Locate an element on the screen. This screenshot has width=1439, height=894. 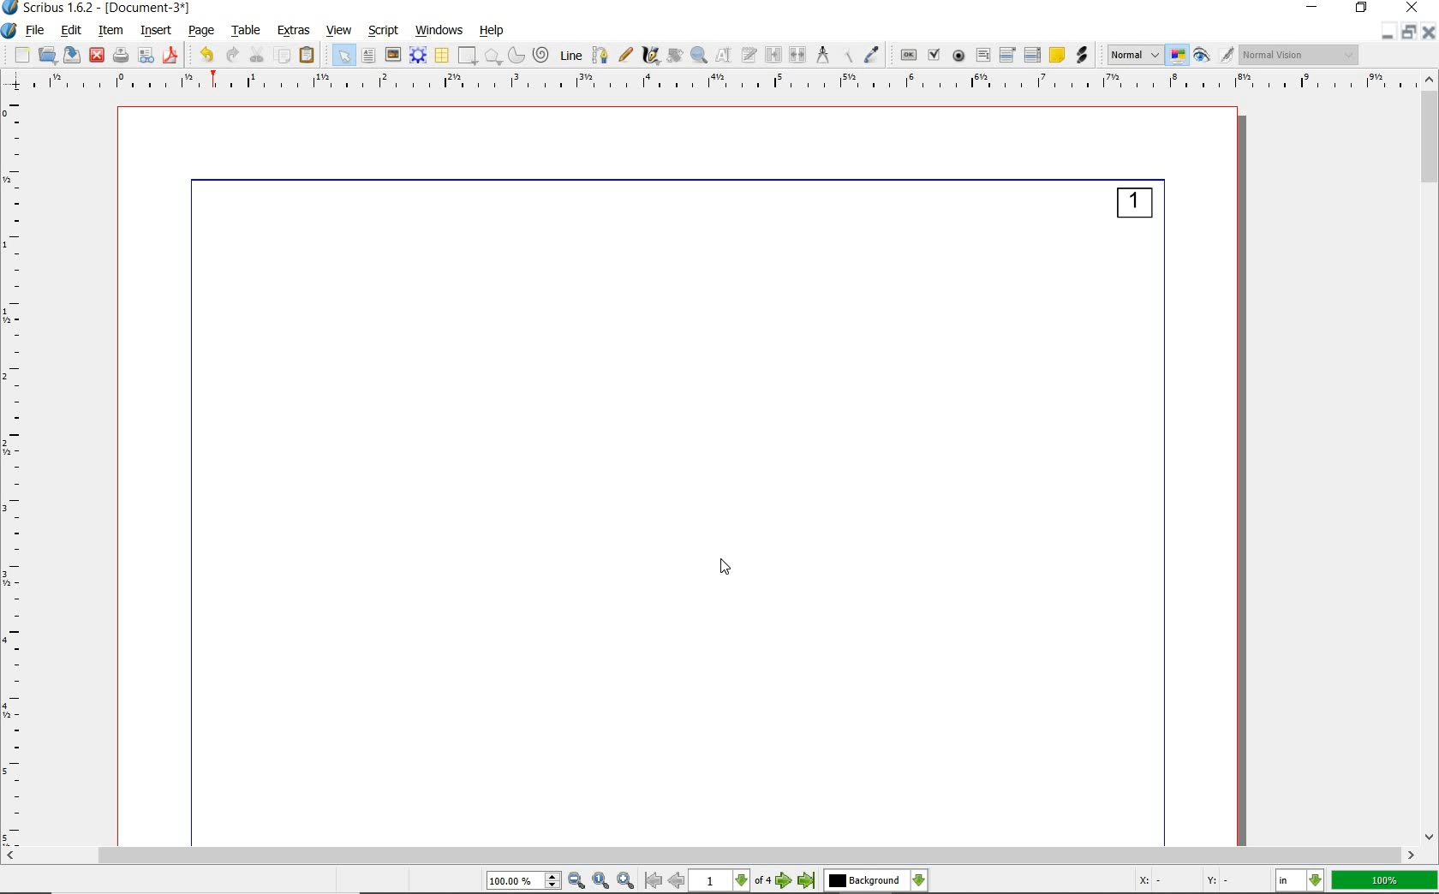
zoom factor 100% is located at coordinates (1385, 881).